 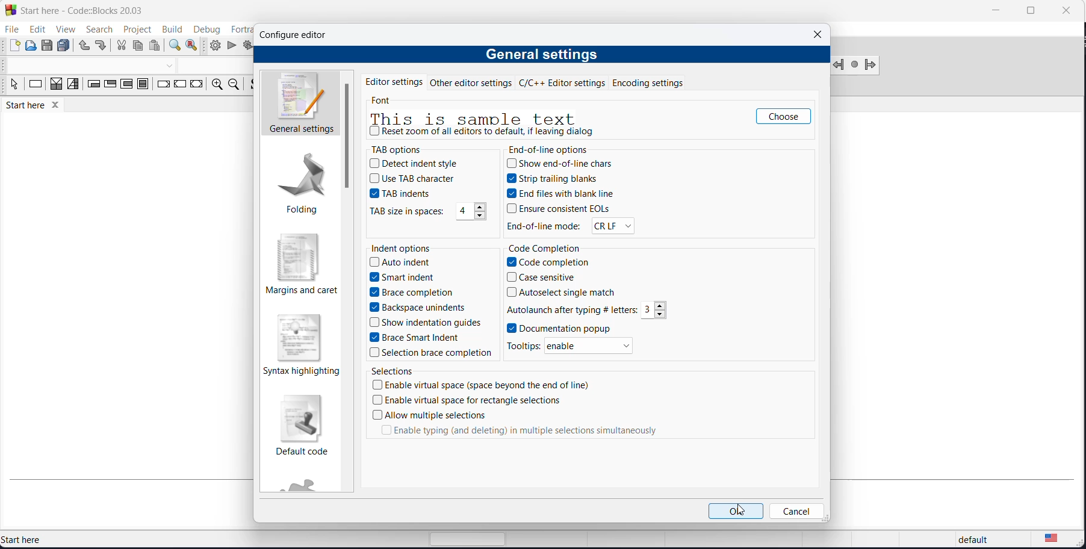 I want to click on copy, so click(x=140, y=47).